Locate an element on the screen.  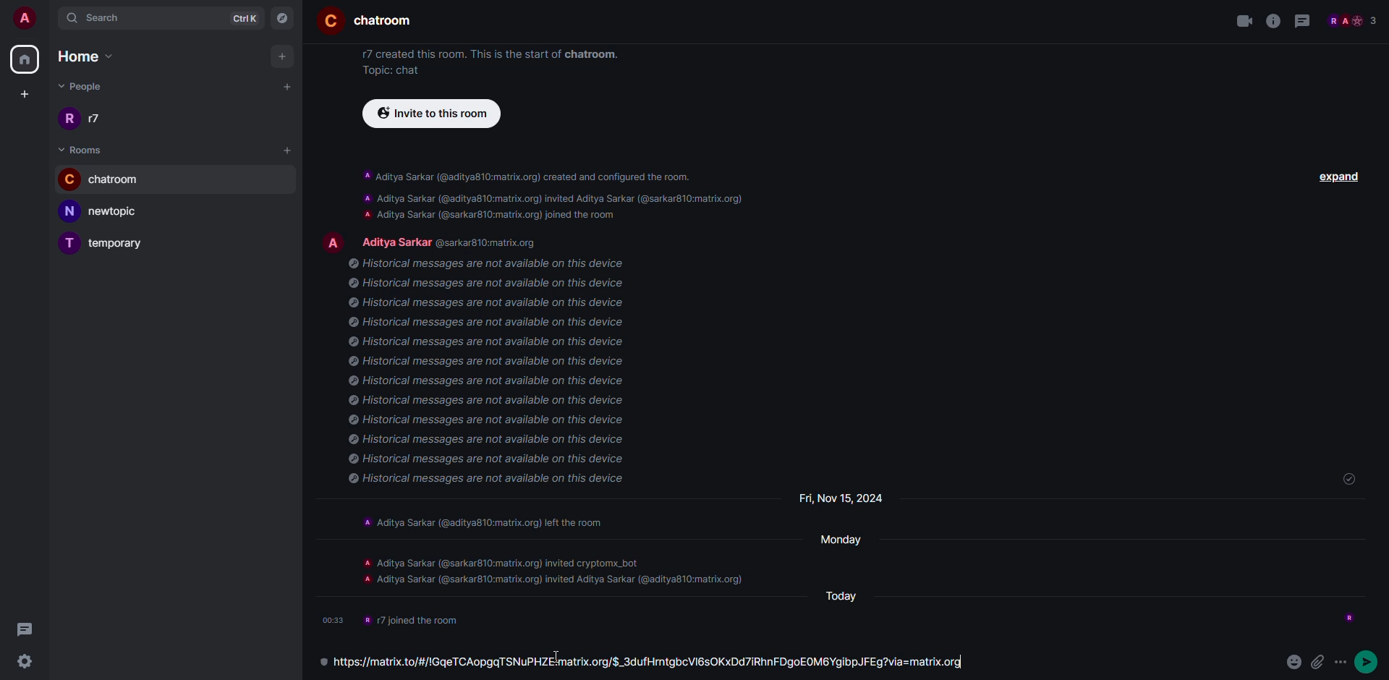
chatroom is located at coordinates (109, 178).